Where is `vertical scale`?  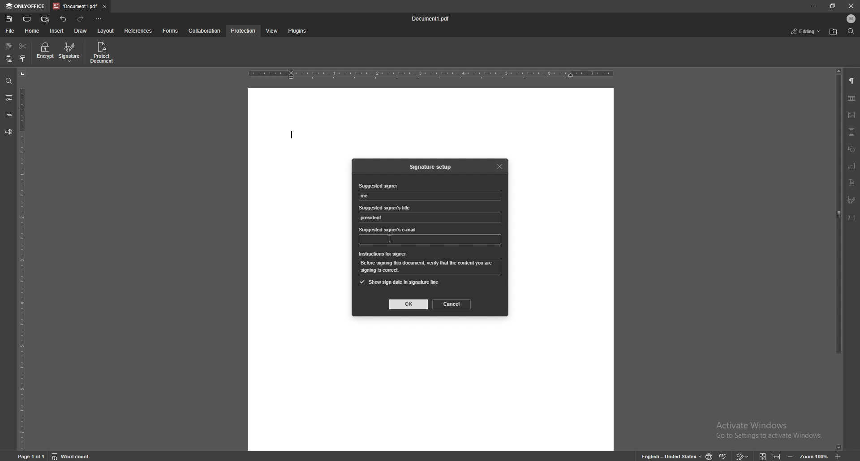 vertical scale is located at coordinates (22, 260).